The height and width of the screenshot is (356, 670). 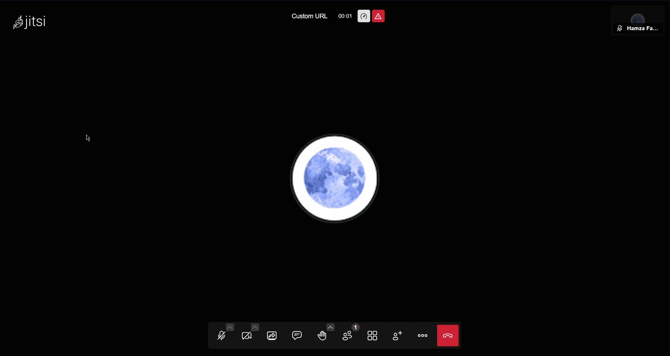 I want to click on TImer, so click(x=344, y=15).